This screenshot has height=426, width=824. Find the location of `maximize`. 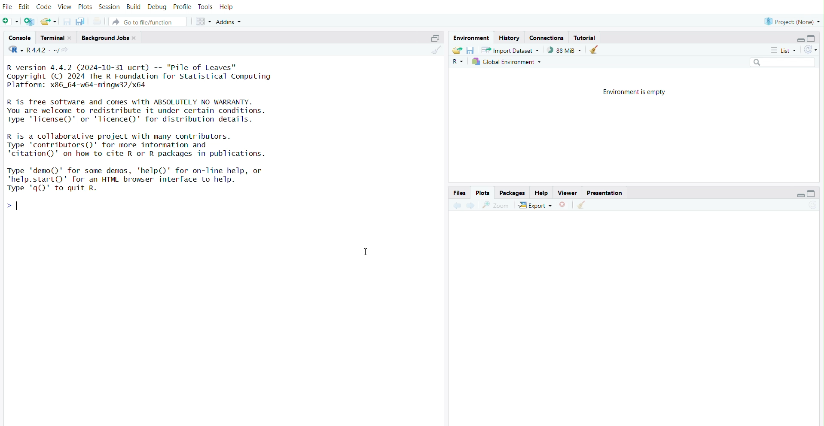

maximize is located at coordinates (434, 37).